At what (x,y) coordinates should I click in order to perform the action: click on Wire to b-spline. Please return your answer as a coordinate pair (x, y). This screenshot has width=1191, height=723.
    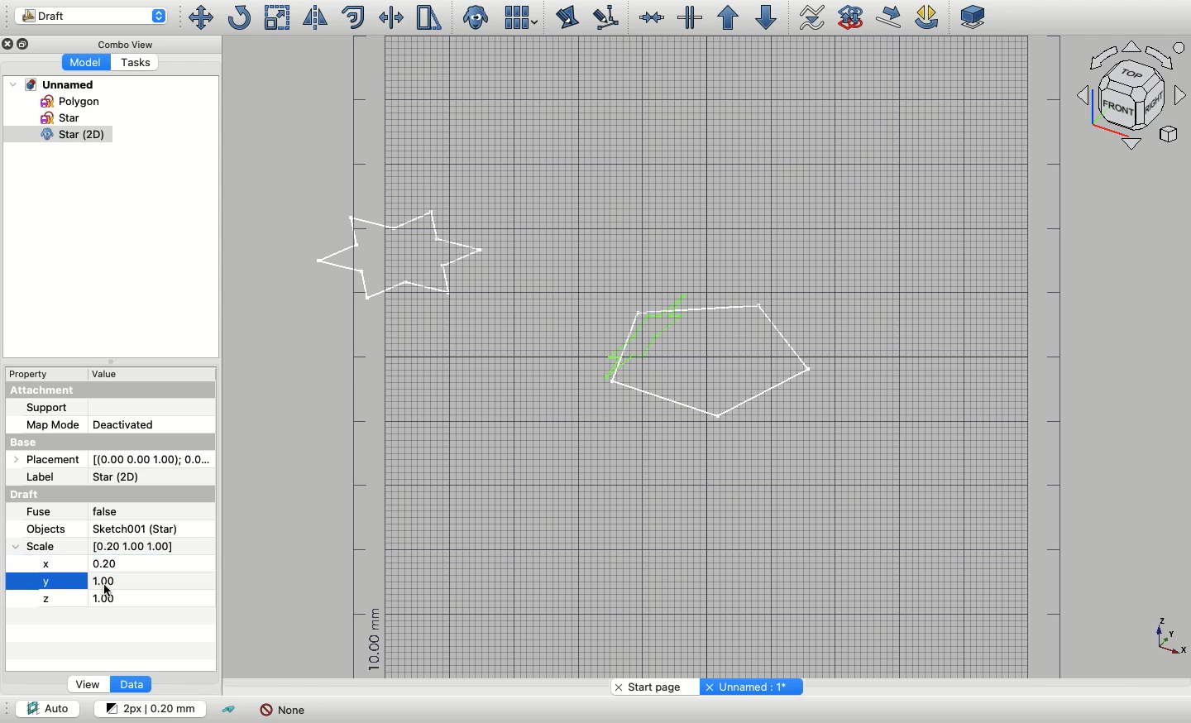
    Looking at the image, I should click on (807, 18).